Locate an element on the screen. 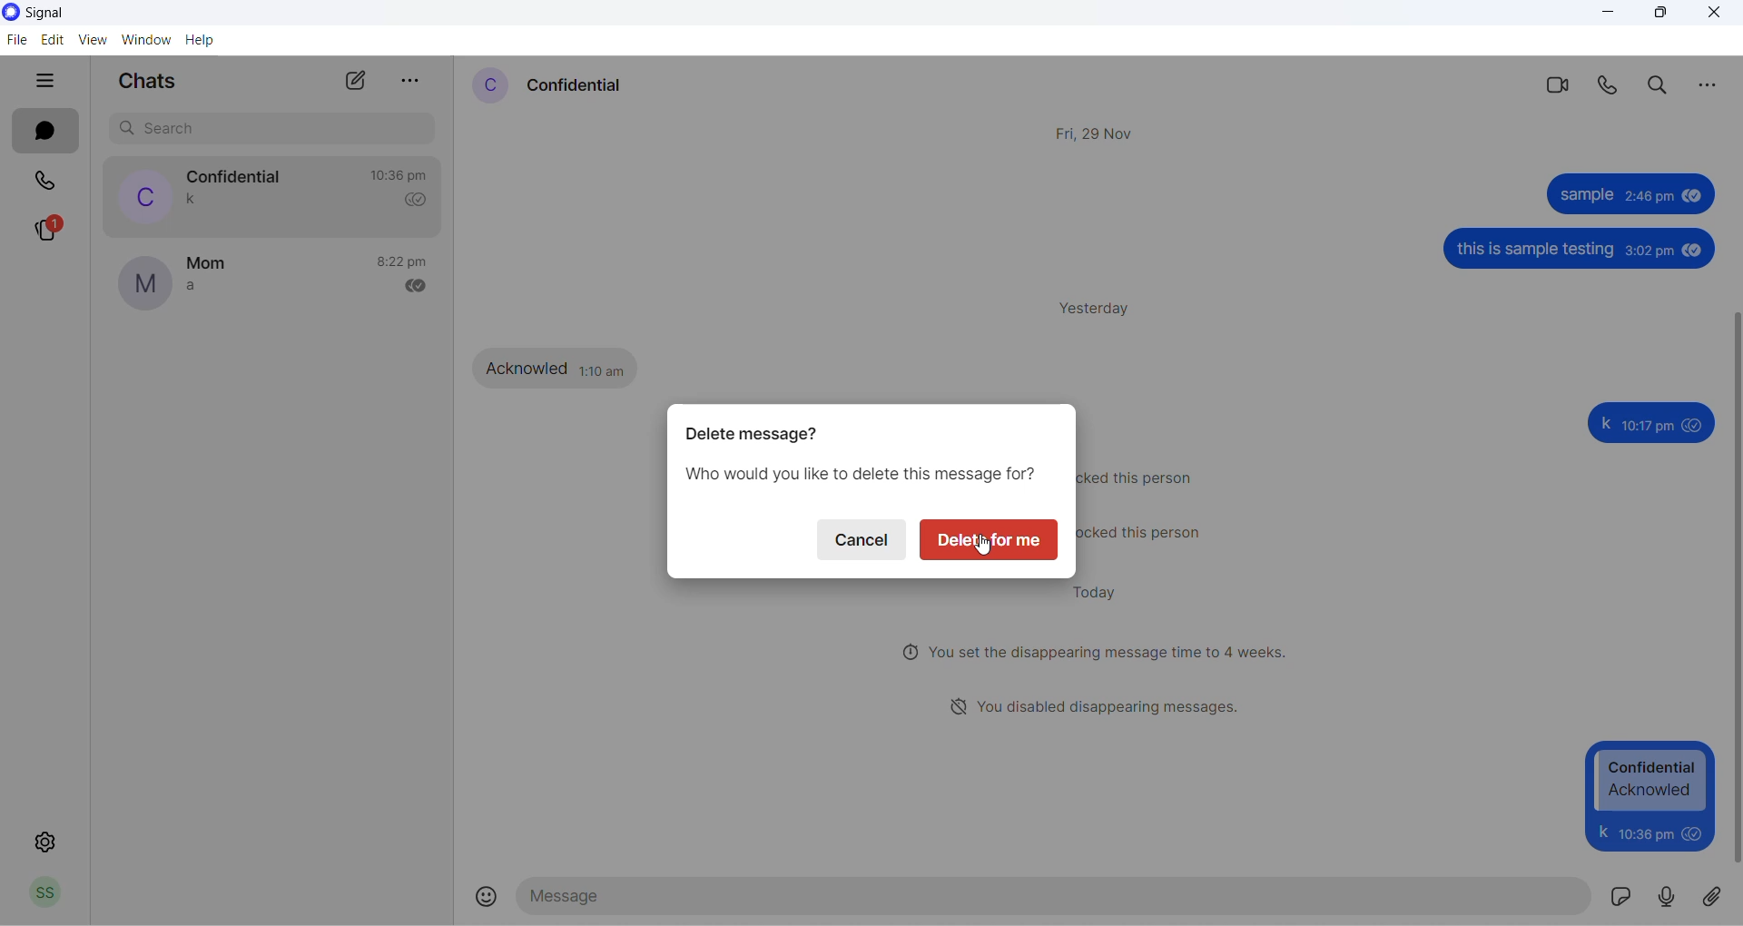  edit is located at coordinates (53, 40).